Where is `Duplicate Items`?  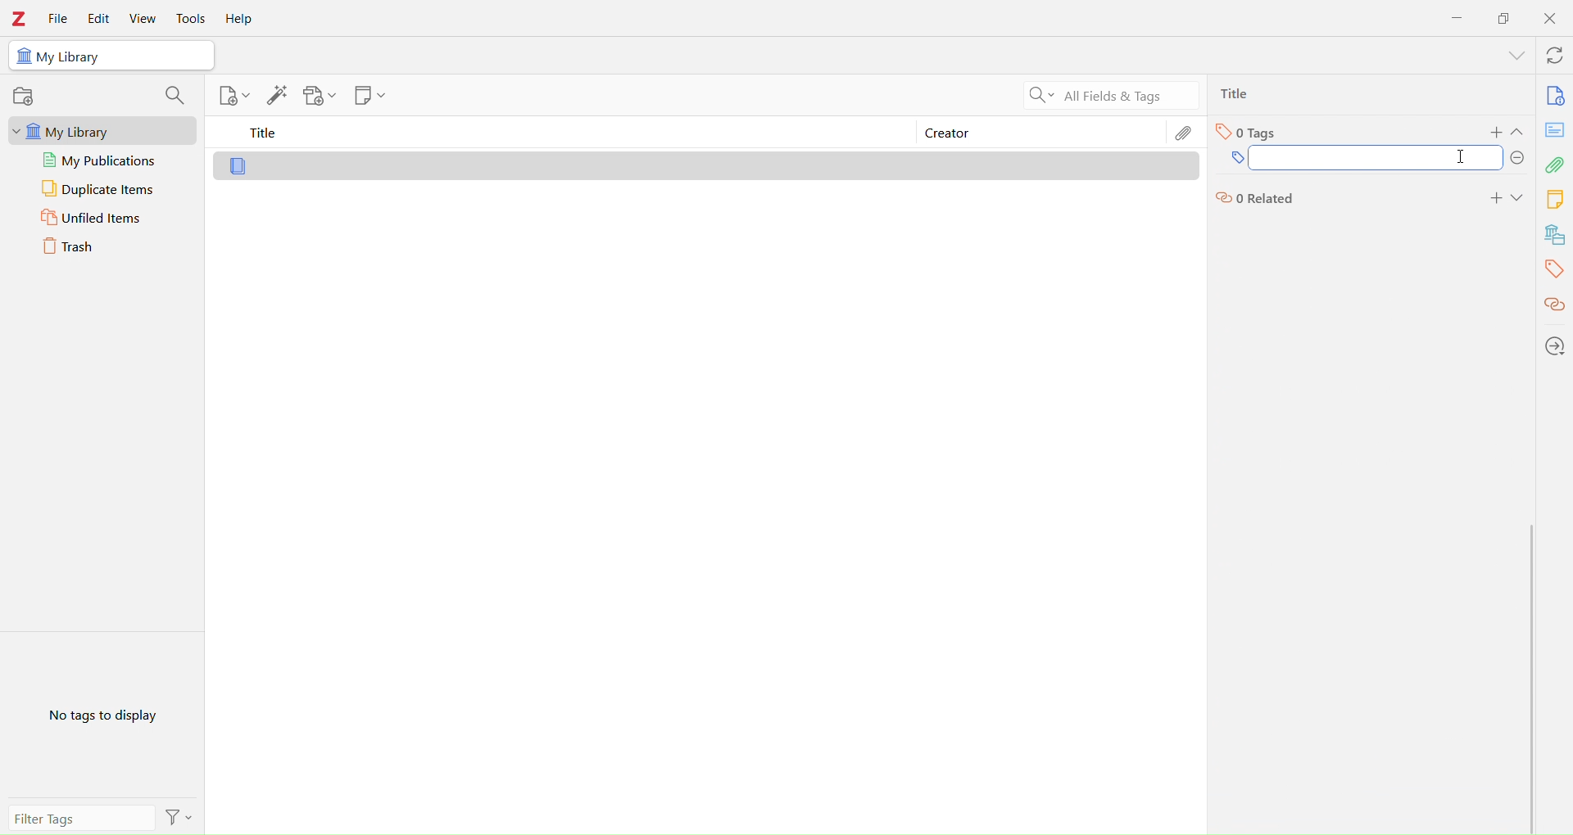
Duplicate Items is located at coordinates (103, 190).